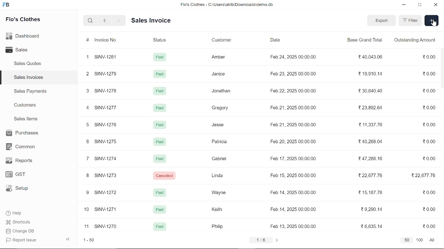  I want to click on Invoice No, so click(103, 40).